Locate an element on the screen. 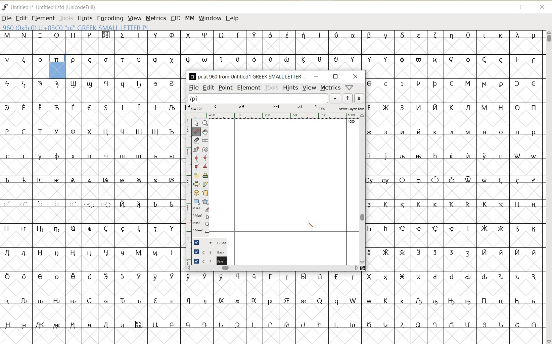 This screenshot has width=552, height=344. metrics is located at coordinates (330, 88).